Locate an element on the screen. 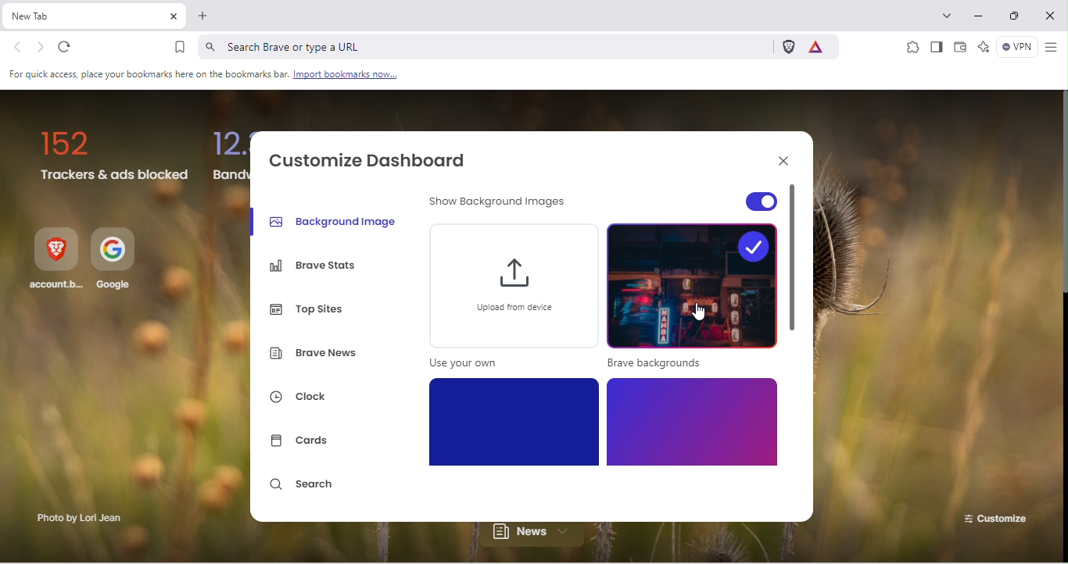 Image resolution: width=1068 pixels, height=564 pixels. Show sidebar is located at coordinates (936, 48).